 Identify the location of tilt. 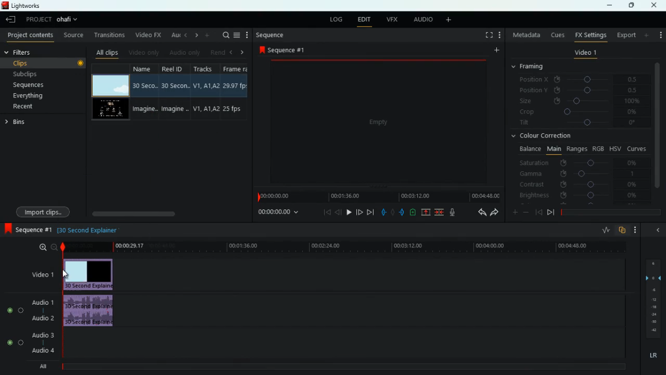
(579, 124).